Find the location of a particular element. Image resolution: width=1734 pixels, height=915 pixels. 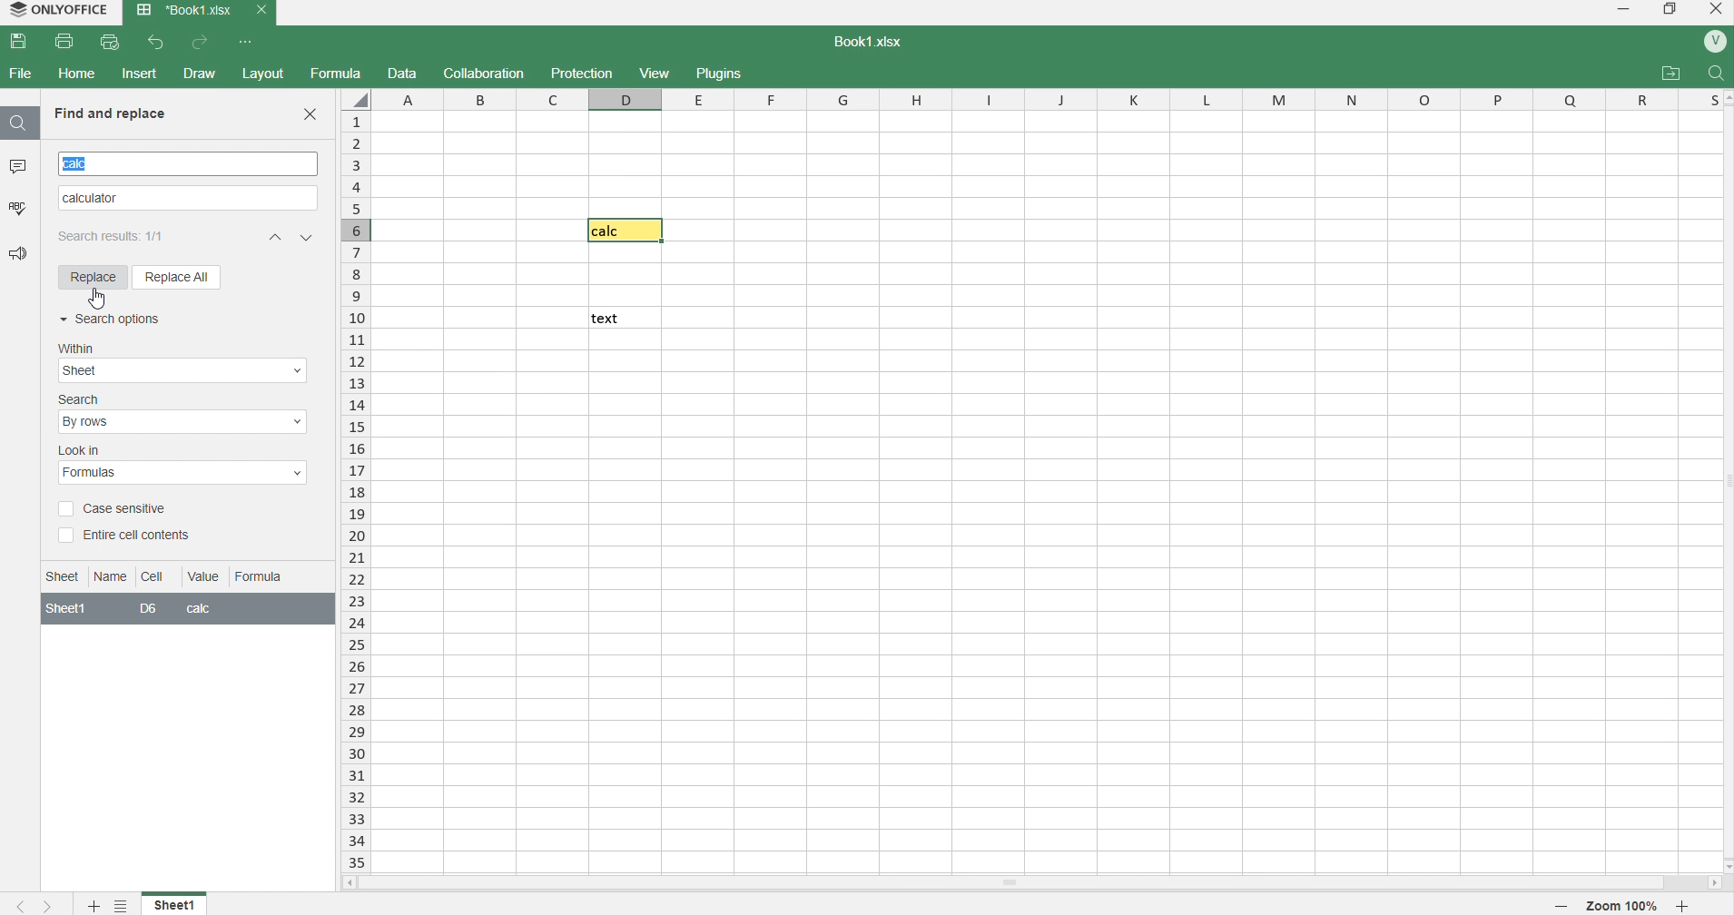

rows is located at coordinates (360, 489).